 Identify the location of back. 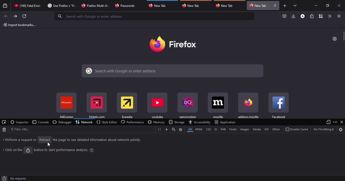
(6, 16).